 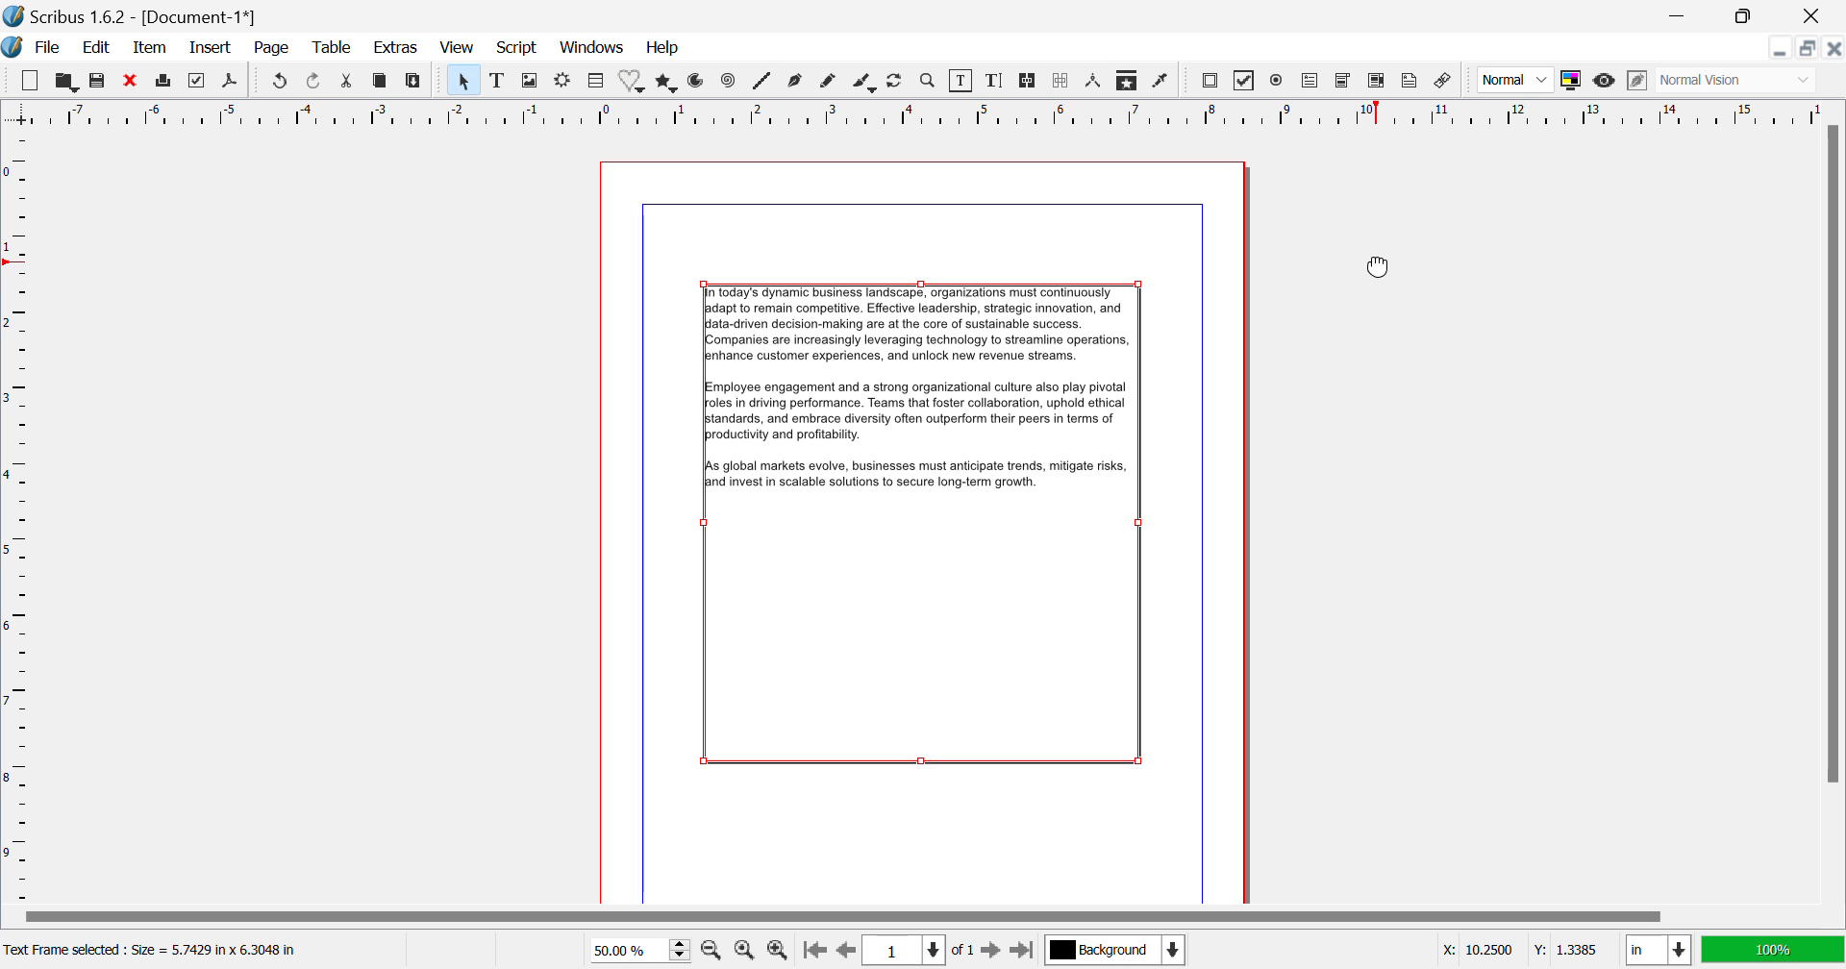 I want to click on Restore Down, so click(x=1684, y=14).